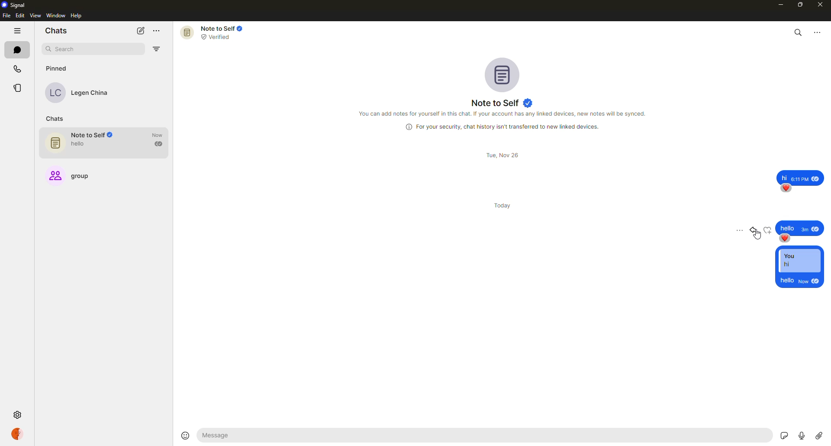 This screenshot has width=831, height=446. I want to click on reply, so click(755, 231).